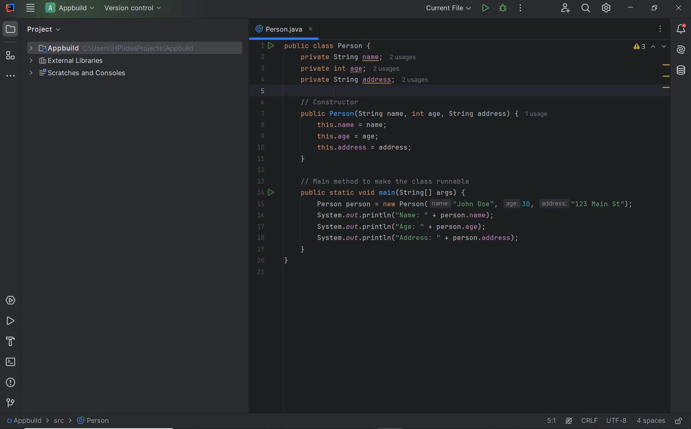  Describe the element at coordinates (72, 9) in the screenshot. I see `project file name` at that location.